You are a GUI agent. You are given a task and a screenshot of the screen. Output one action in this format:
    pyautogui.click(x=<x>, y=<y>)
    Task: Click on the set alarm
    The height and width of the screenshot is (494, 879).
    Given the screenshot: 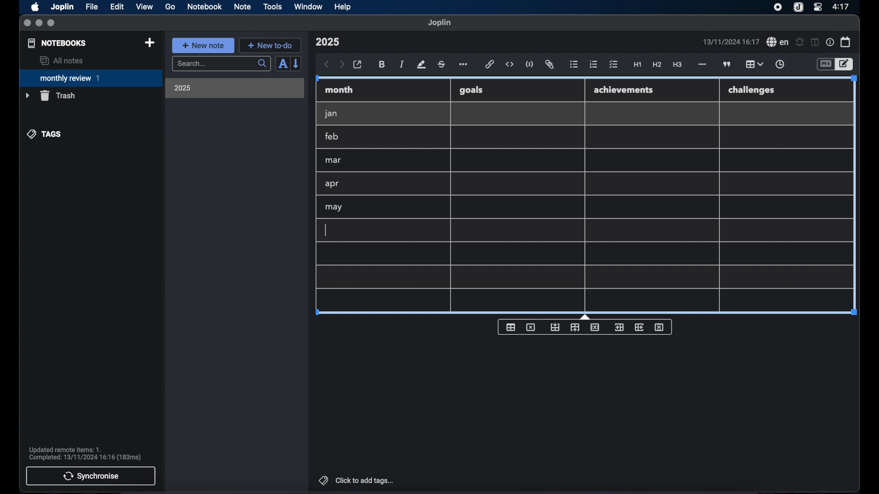 What is the action you would take?
    pyautogui.click(x=800, y=43)
    